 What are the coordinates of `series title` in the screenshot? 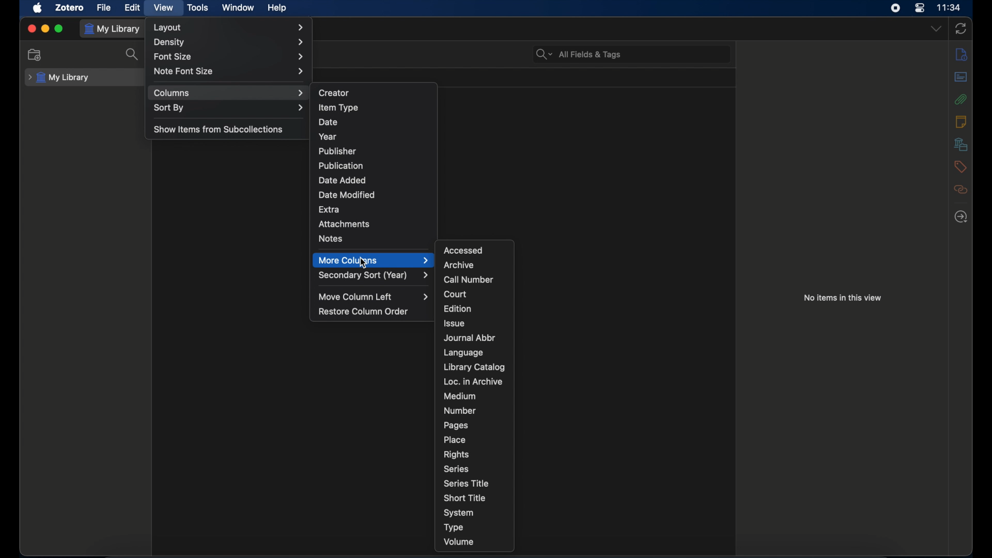 It's located at (466, 484).